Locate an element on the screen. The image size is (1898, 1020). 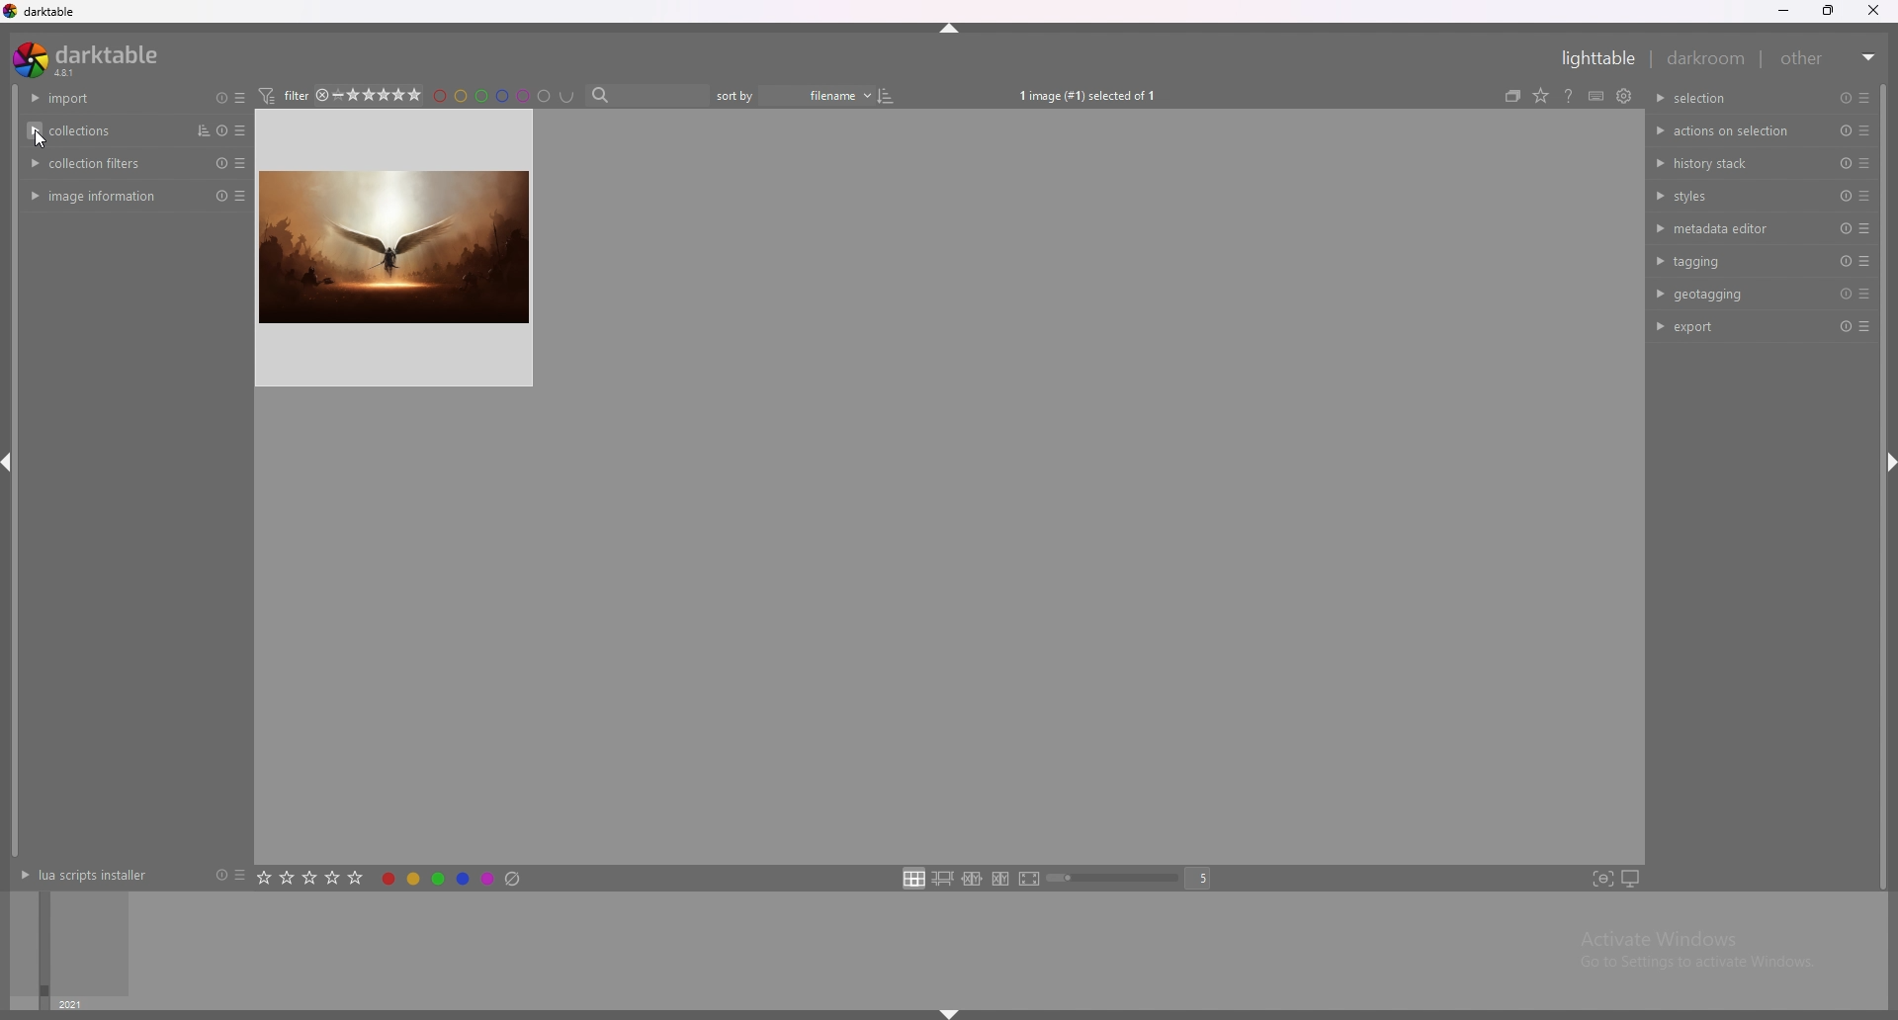
CURSOR is located at coordinates (51, 142).